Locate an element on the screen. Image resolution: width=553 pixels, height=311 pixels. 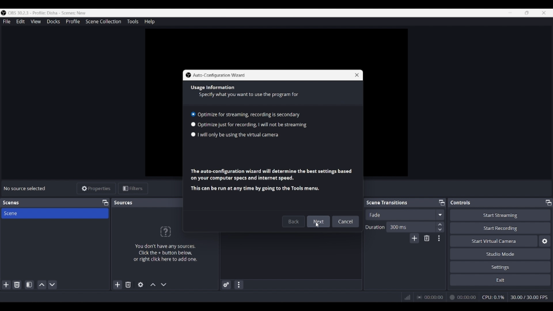
Software and project name is located at coordinates (50, 13).